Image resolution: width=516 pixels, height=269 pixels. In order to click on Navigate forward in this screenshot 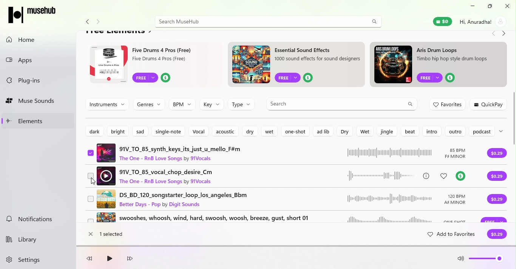, I will do `click(504, 34)`.